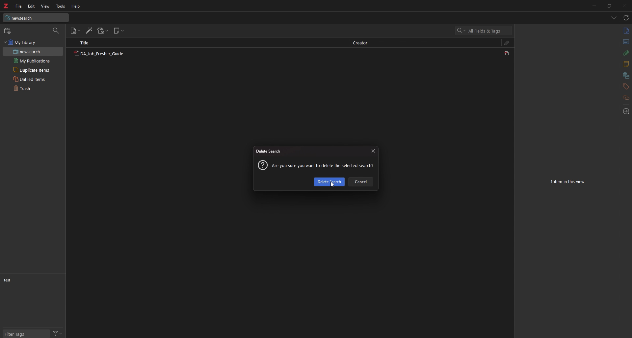  Describe the element at coordinates (361, 43) in the screenshot. I see `creator` at that location.